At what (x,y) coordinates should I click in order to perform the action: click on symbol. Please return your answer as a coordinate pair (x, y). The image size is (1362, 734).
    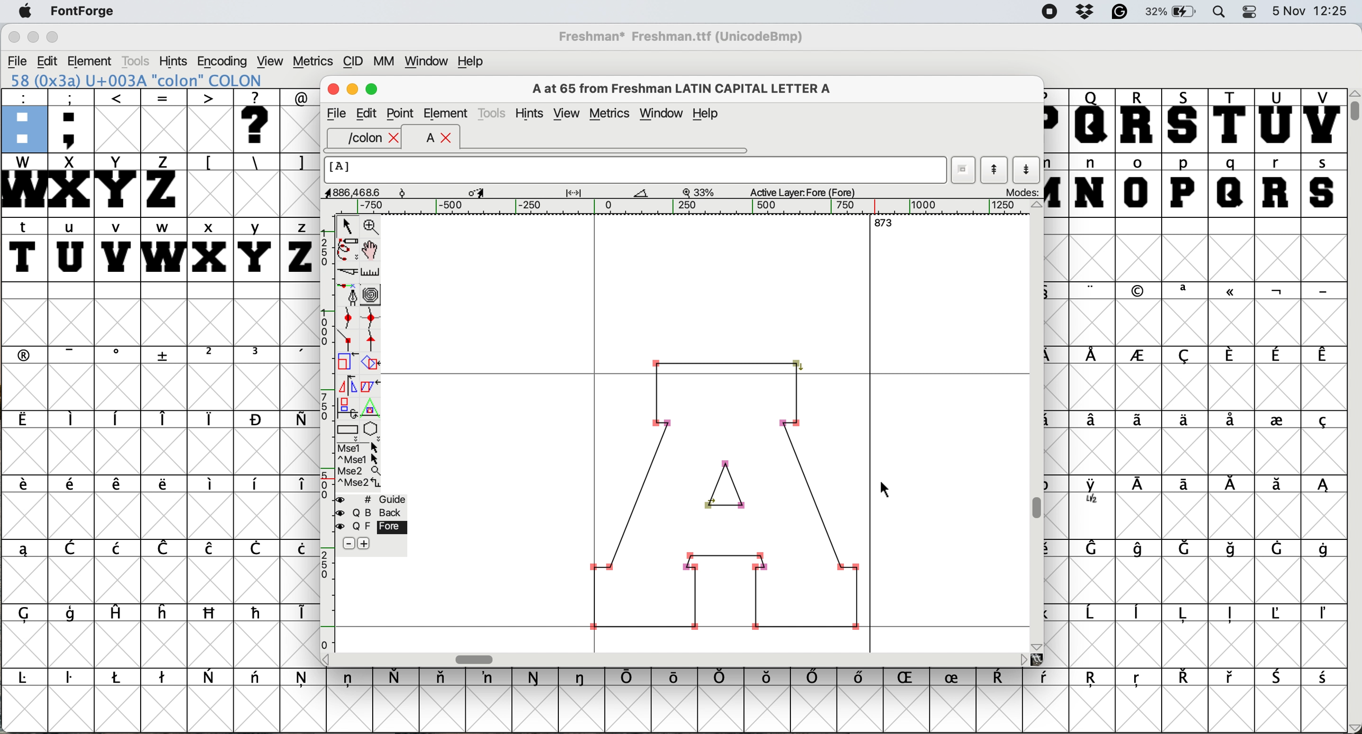
    Looking at the image, I should click on (1231, 548).